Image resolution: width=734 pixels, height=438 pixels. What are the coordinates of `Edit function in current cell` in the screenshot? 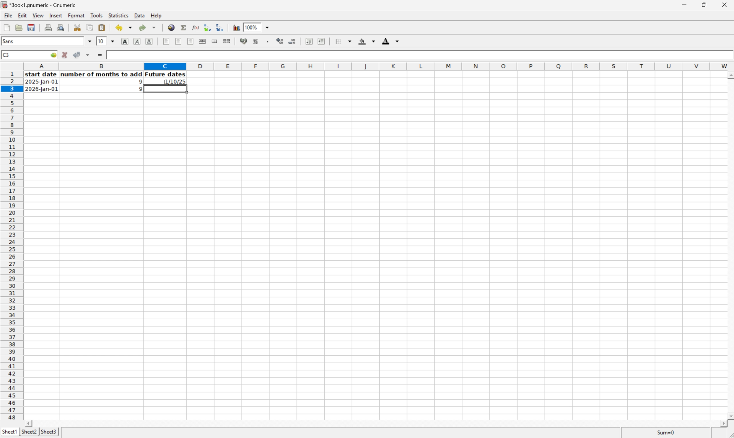 It's located at (194, 27).